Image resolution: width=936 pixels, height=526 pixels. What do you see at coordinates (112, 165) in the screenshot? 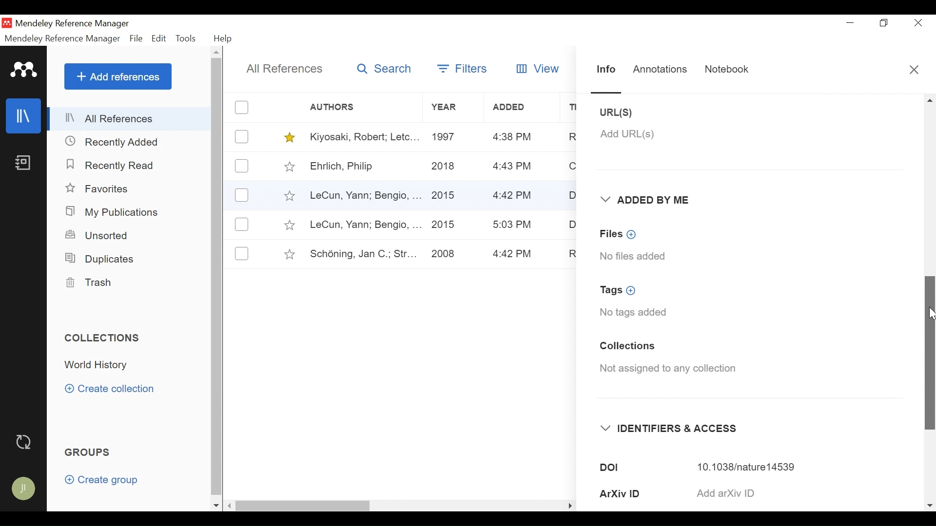
I see `Recently Read` at bounding box center [112, 165].